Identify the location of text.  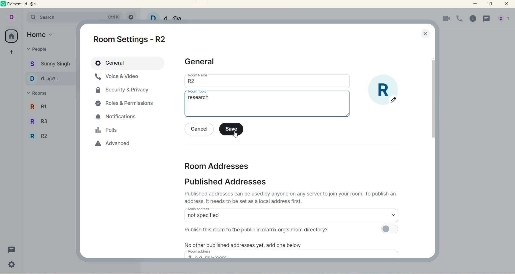
(293, 198).